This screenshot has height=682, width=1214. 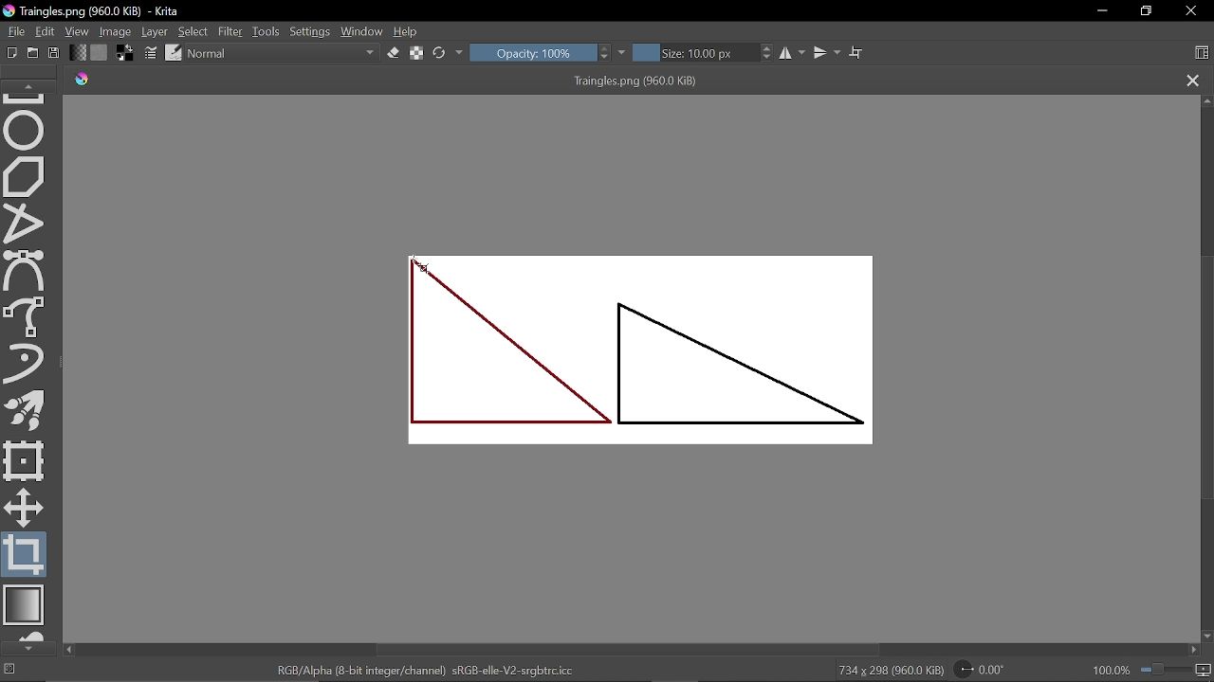 I want to click on Layer, so click(x=156, y=31).